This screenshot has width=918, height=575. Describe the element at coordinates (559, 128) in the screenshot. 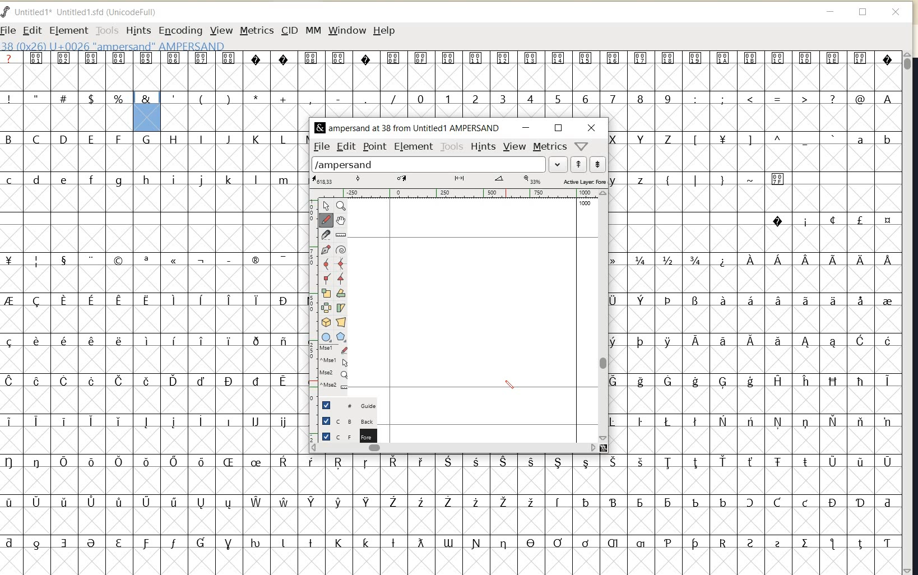

I see `RESTORE` at that location.